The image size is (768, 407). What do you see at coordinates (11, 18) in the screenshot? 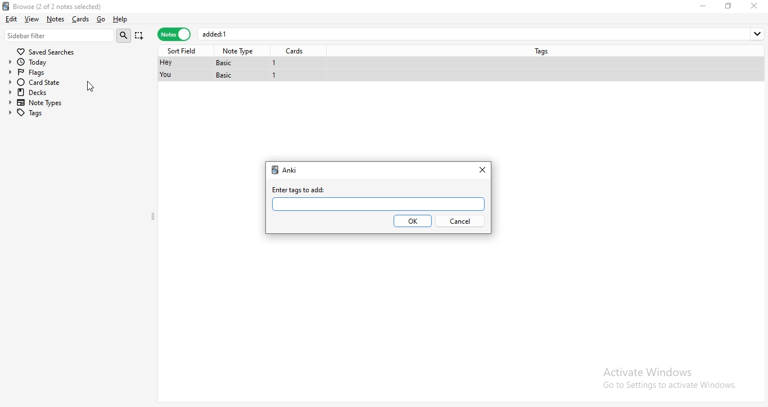
I see `edit` at bounding box center [11, 18].